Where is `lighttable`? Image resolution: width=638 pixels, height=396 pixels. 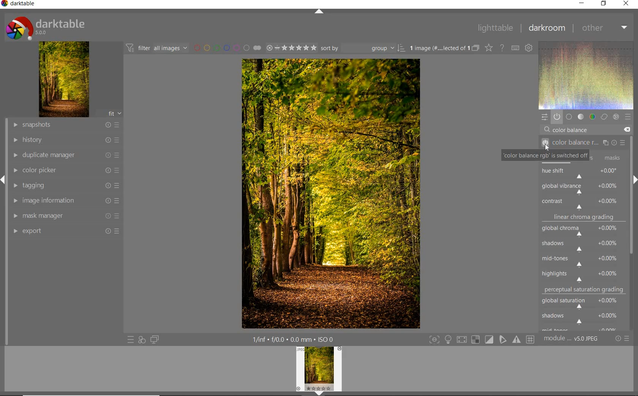
lighttable is located at coordinates (495, 28).